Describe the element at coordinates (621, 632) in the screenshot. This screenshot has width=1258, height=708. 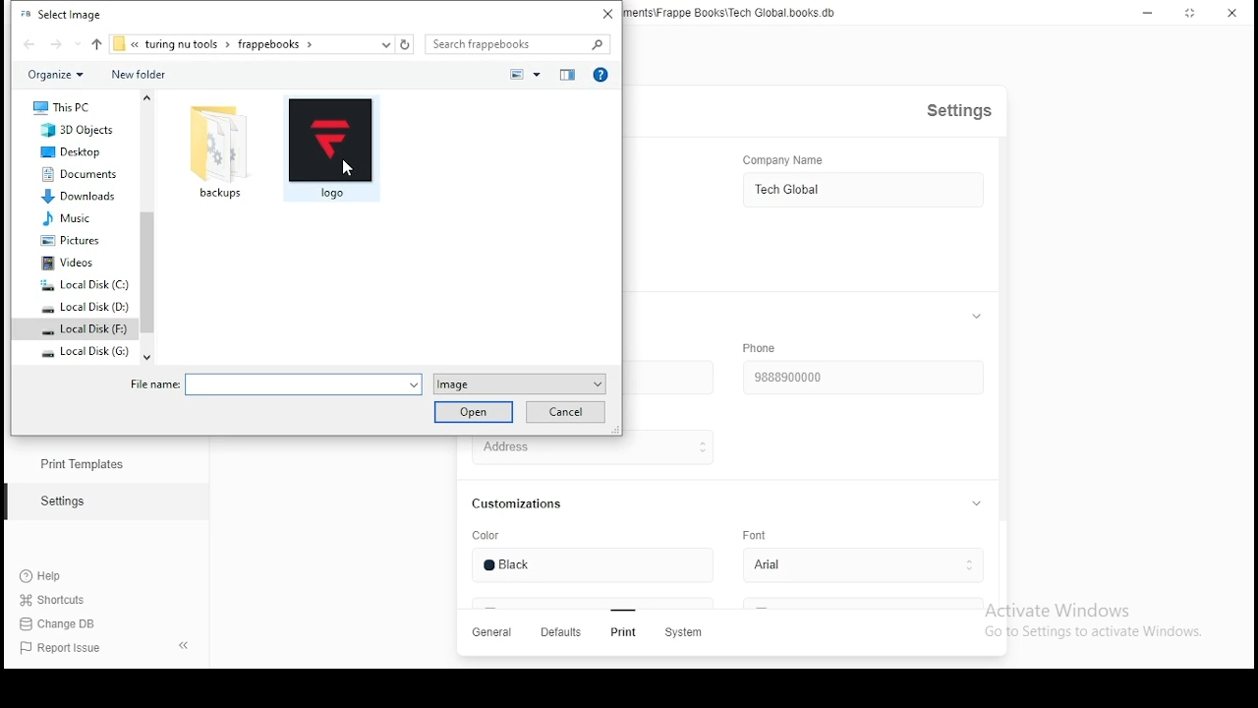
I see `Print ` at that location.